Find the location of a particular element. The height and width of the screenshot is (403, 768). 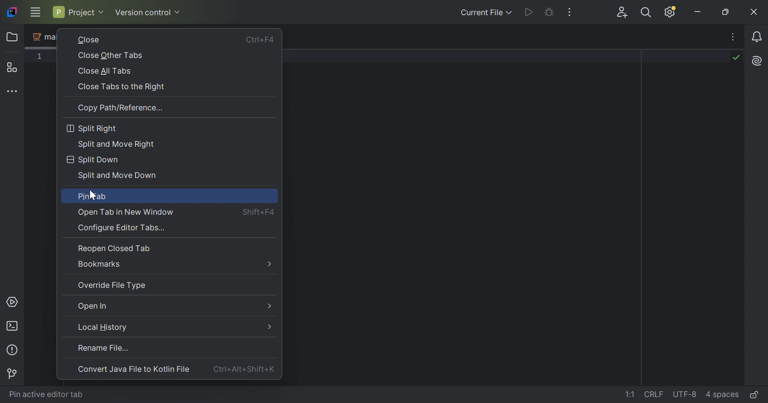

More actions is located at coordinates (568, 12).